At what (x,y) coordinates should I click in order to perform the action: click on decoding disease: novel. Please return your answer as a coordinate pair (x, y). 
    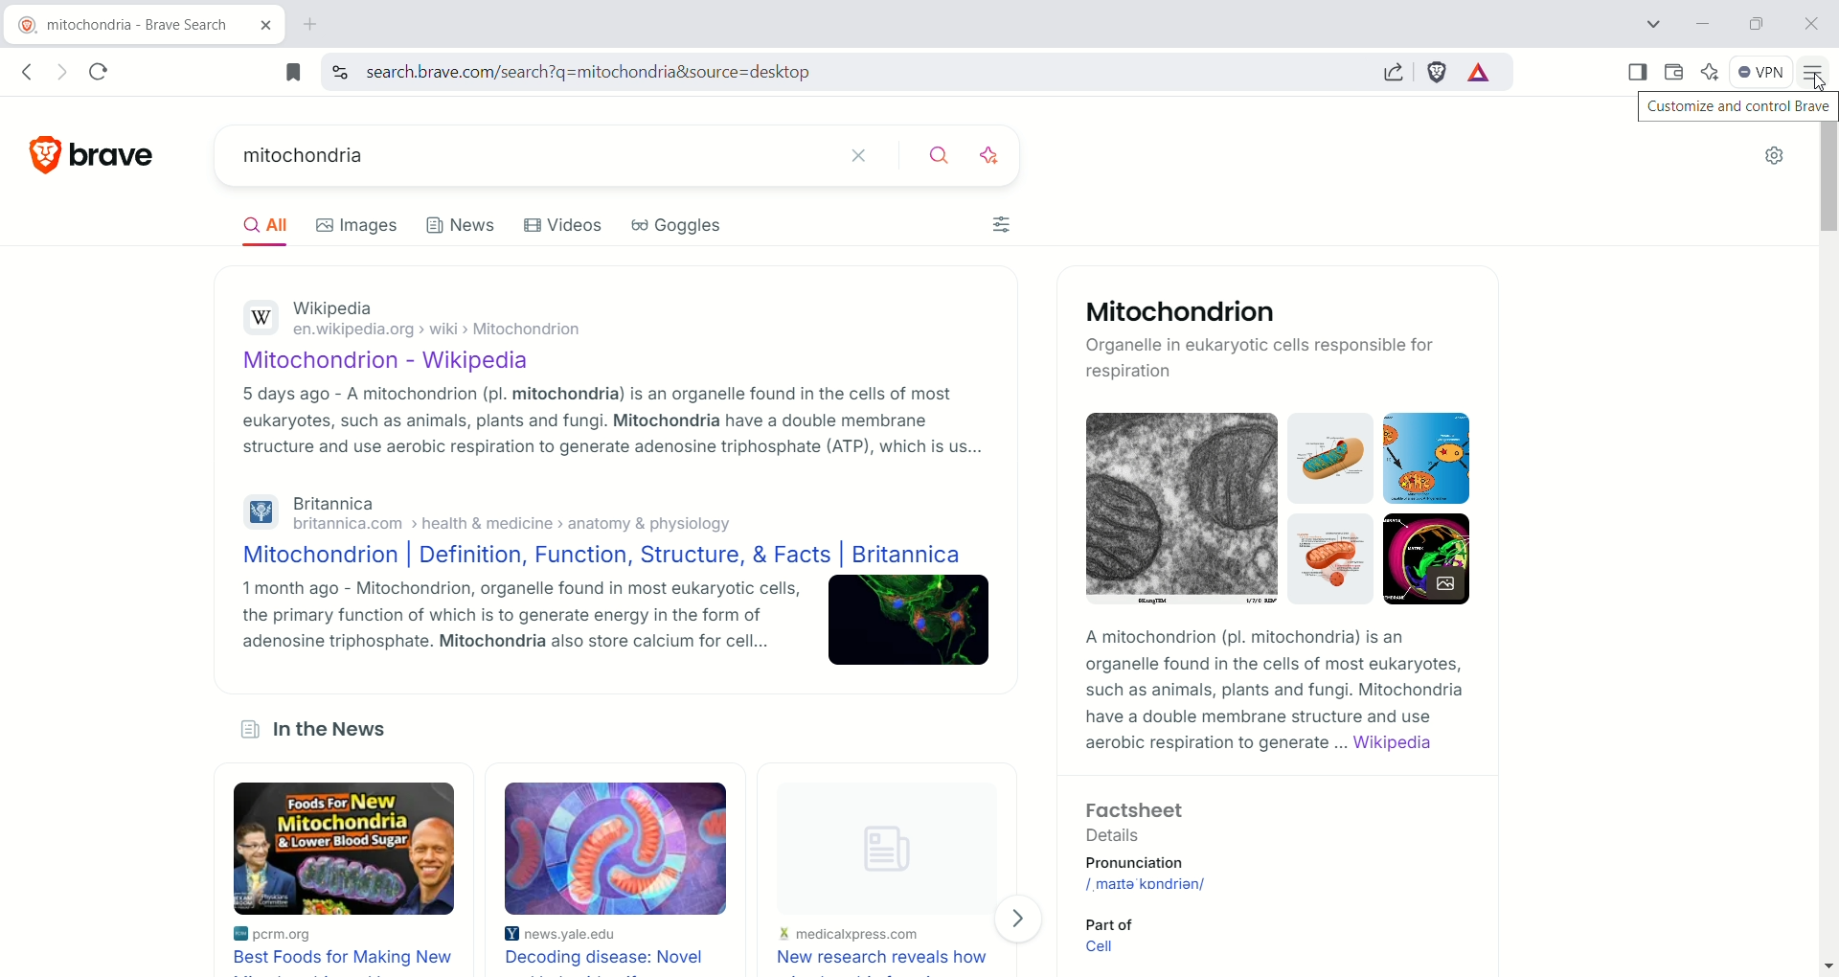
    Looking at the image, I should click on (619, 878).